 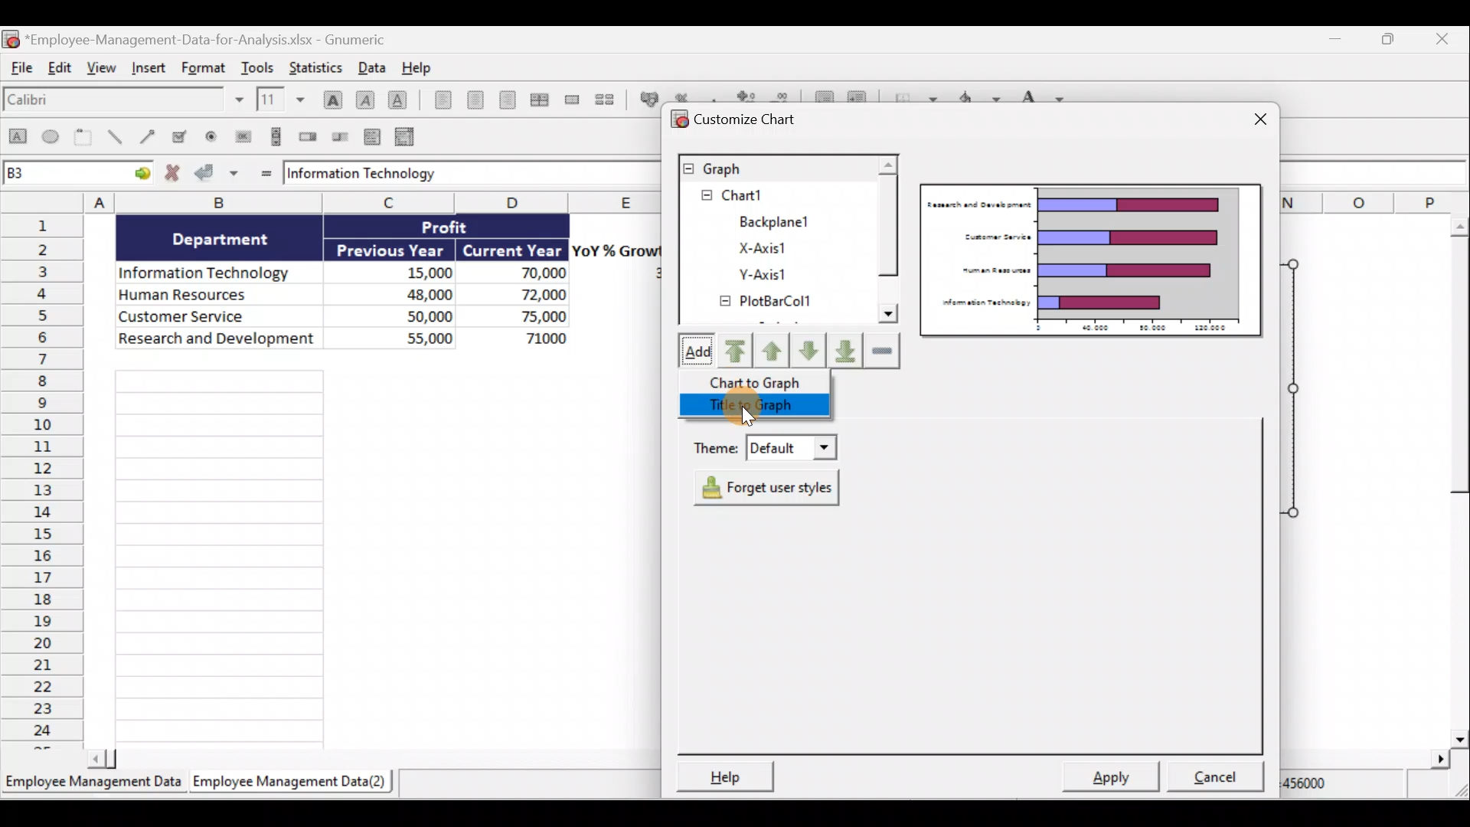 What do you see at coordinates (331, 99) in the screenshot?
I see `Bold` at bounding box center [331, 99].